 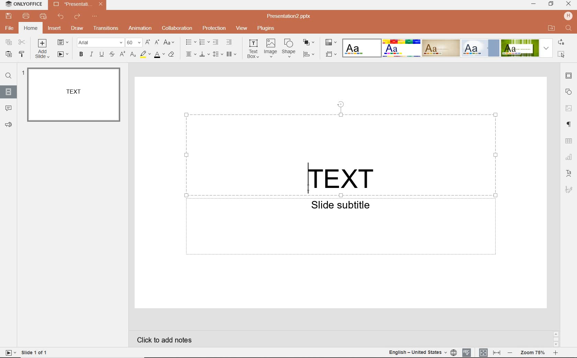 What do you see at coordinates (242, 29) in the screenshot?
I see `VIEW` at bounding box center [242, 29].